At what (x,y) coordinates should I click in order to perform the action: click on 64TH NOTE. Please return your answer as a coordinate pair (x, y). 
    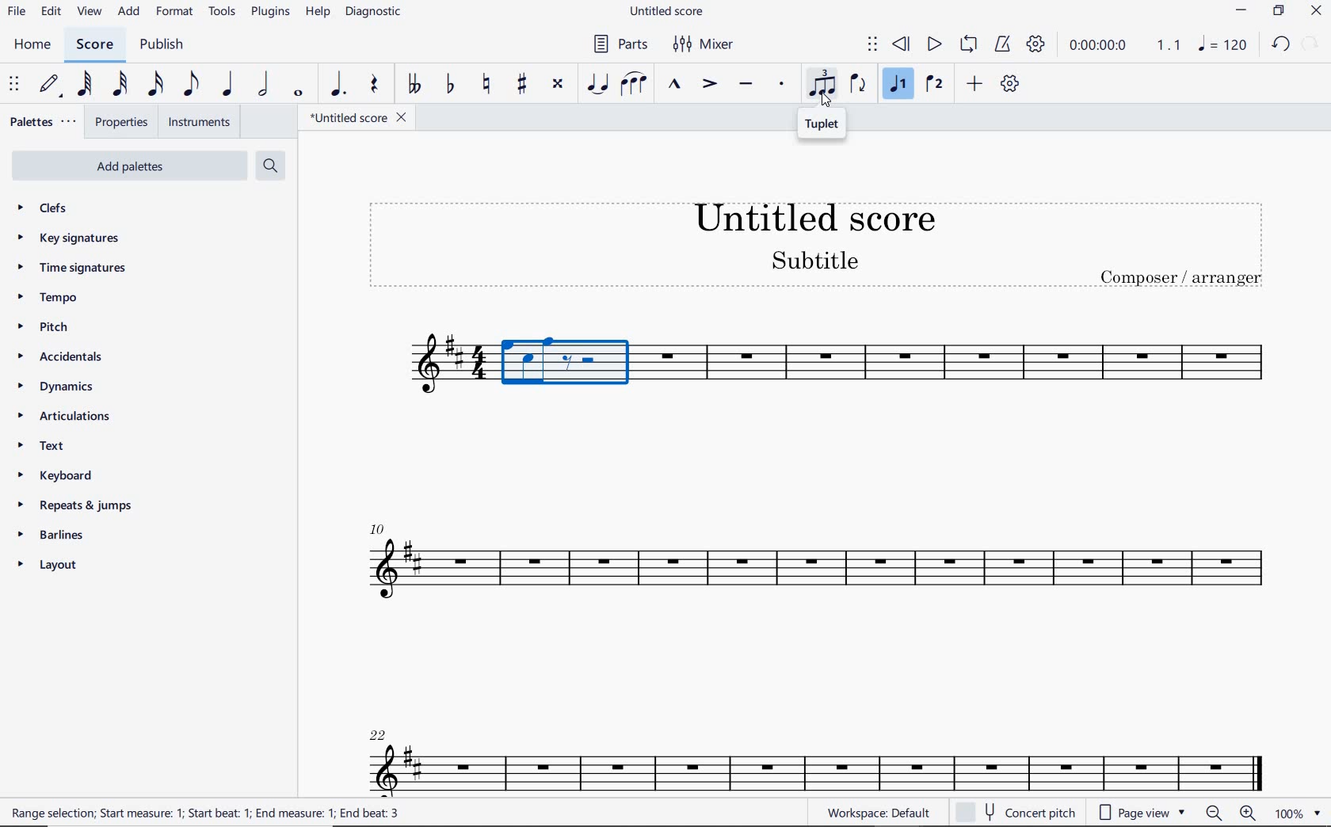
    Looking at the image, I should click on (85, 83).